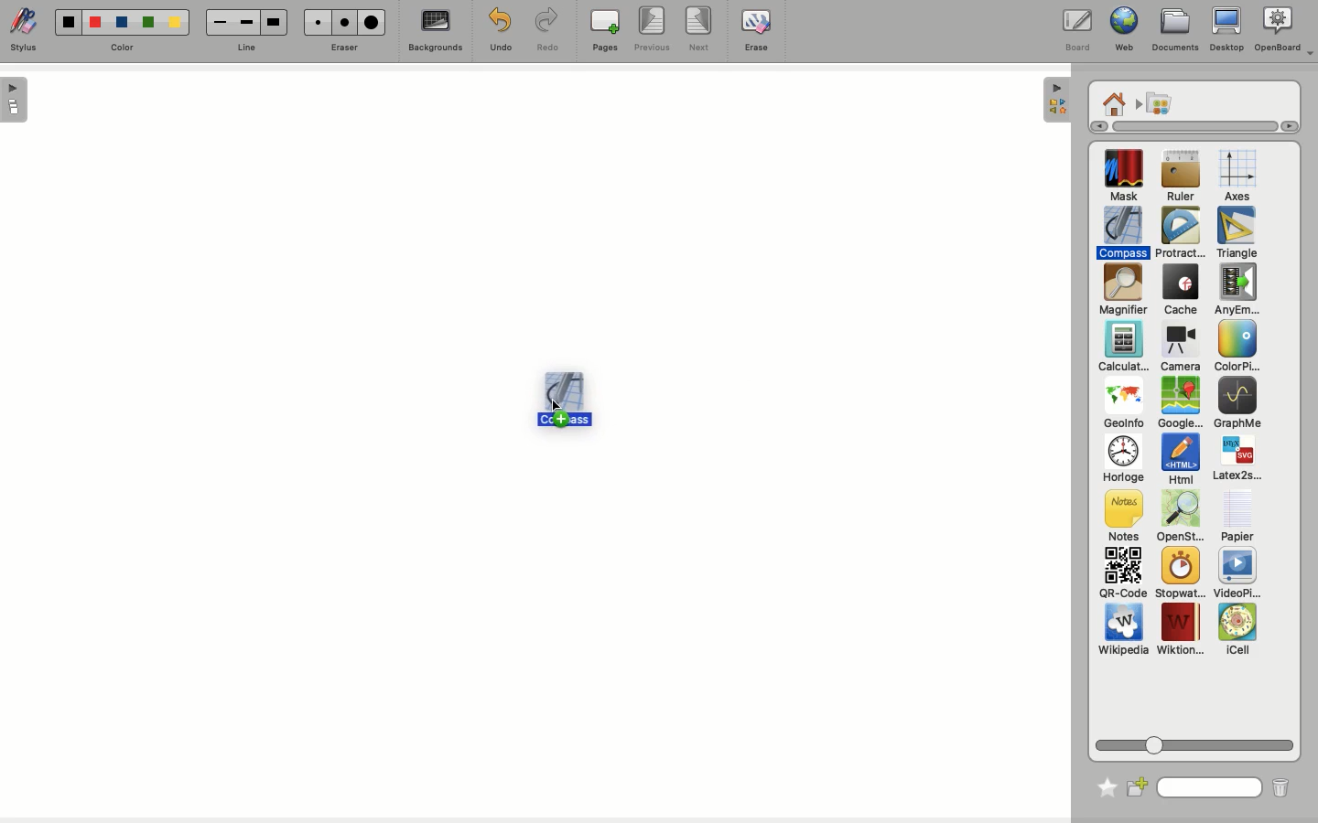 The image size is (1318, 823). I want to click on Calculator, so click(1123, 347).